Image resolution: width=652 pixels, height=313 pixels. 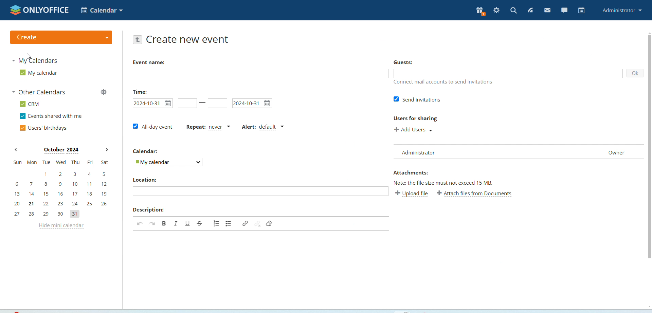 What do you see at coordinates (175, 224) in the screenshot?
I see `italic` at bounding box center [175, 224].